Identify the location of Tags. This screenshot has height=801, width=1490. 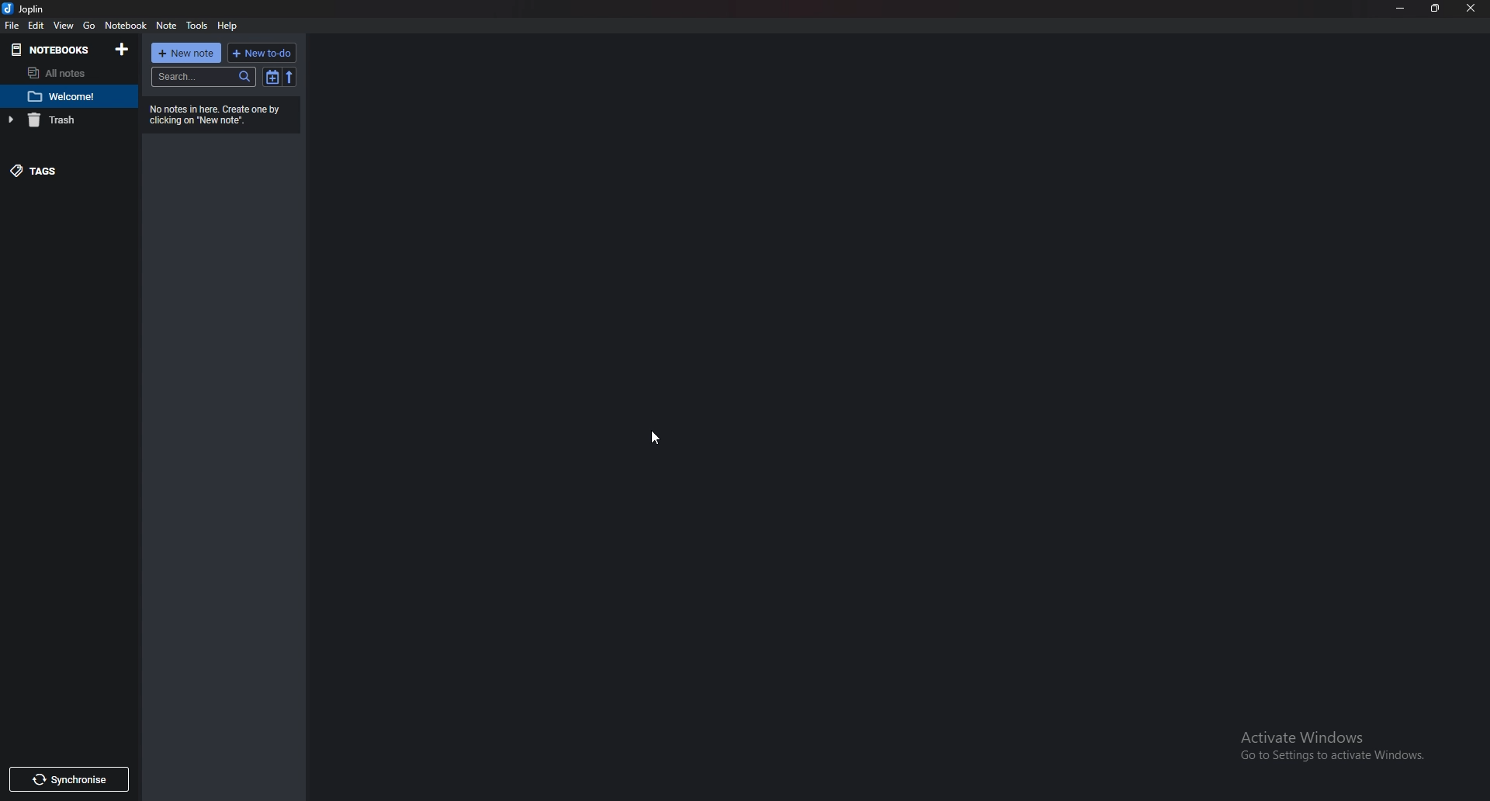
(60, 172).